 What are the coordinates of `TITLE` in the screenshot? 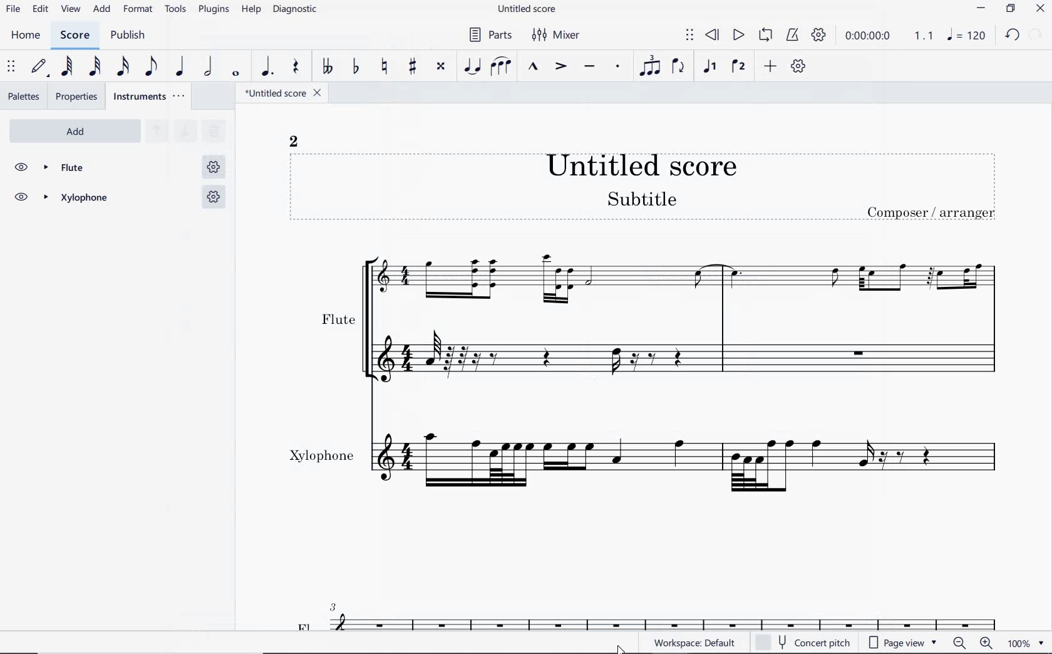 It's located at (663, 182).